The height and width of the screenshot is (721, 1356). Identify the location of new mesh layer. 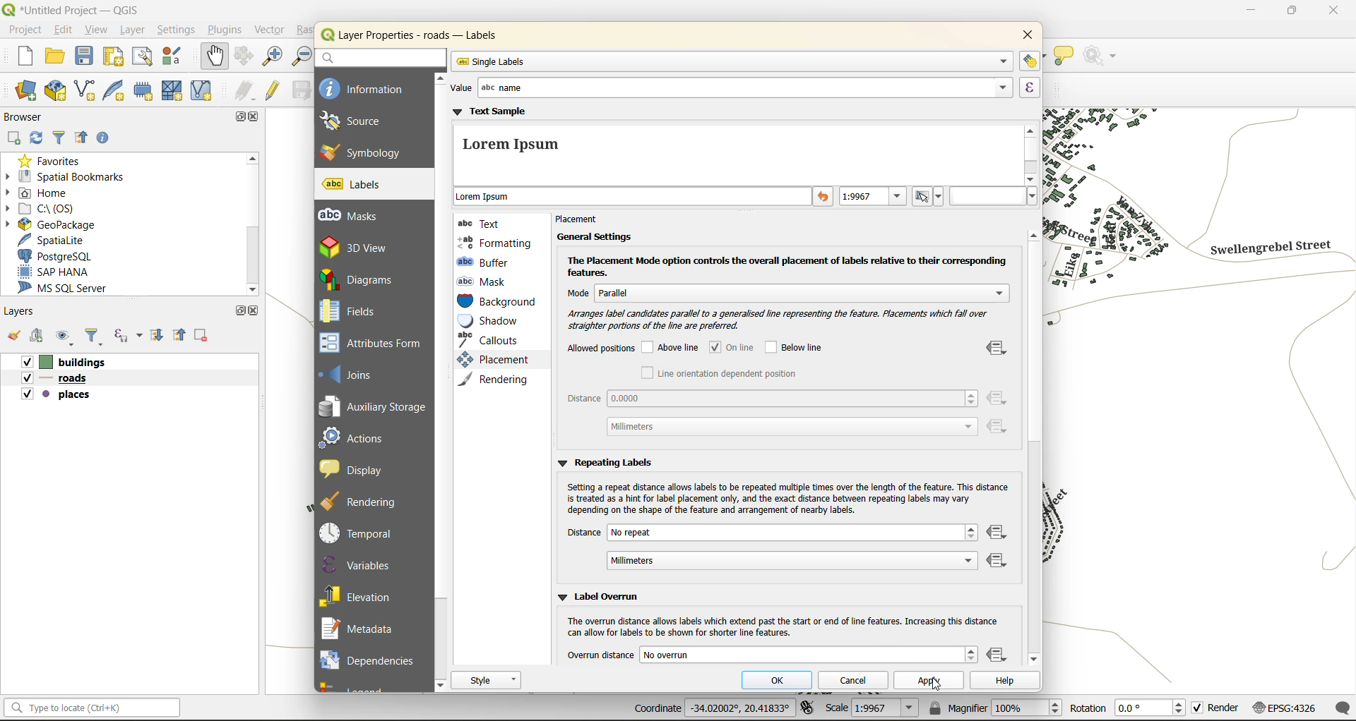
(170, 91).